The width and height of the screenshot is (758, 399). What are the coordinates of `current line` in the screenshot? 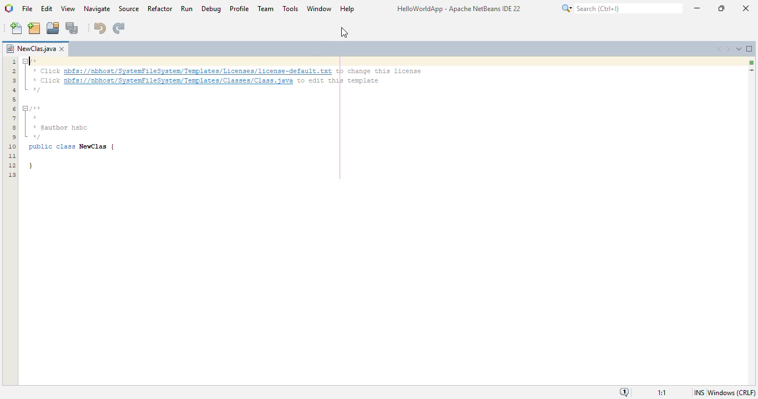 It's located at (751, 70).